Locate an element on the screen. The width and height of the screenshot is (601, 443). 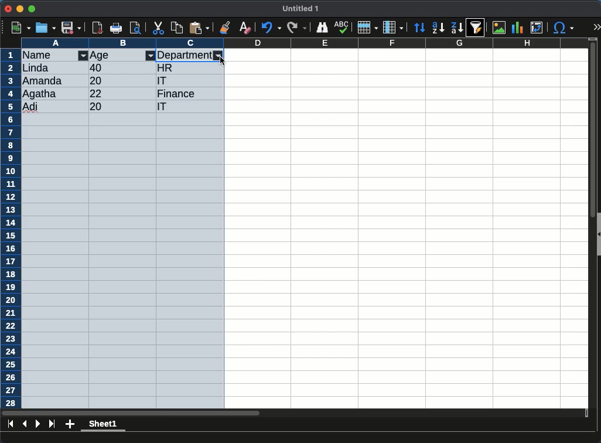
columns is located at coordinates (393, 26).